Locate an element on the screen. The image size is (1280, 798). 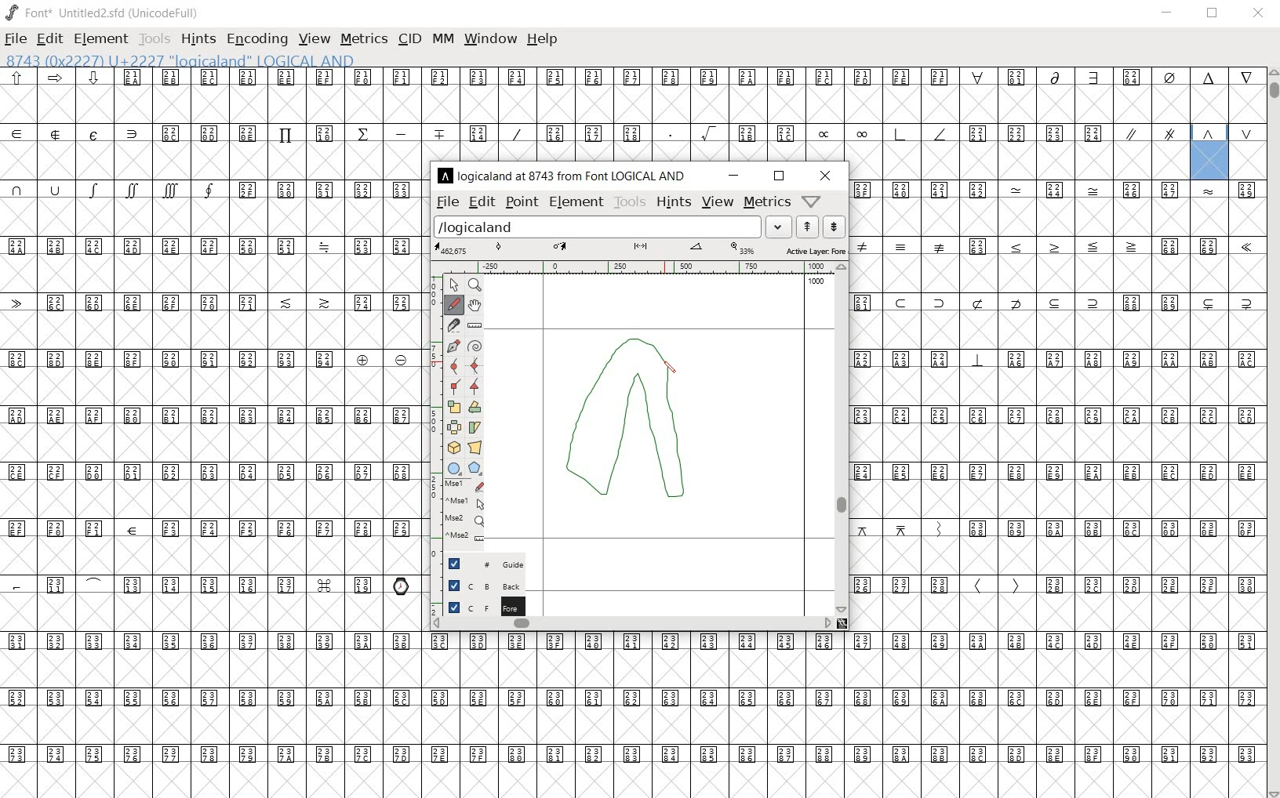
rectangle or ellipse is located at coordinates (453, 468).